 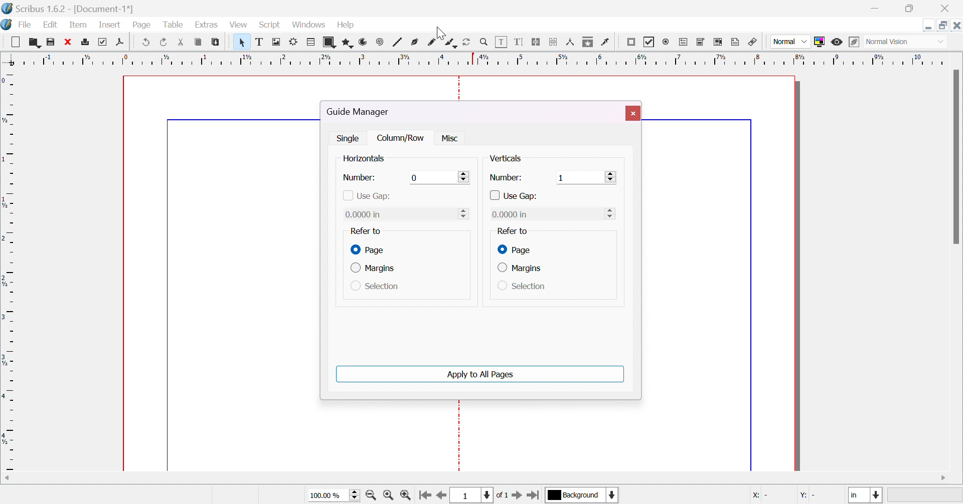 I want to click on copy item properties, so click(x=589, y=43).